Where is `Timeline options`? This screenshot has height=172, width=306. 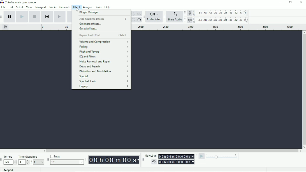
Timeline options is located at coordinates (6, 27).